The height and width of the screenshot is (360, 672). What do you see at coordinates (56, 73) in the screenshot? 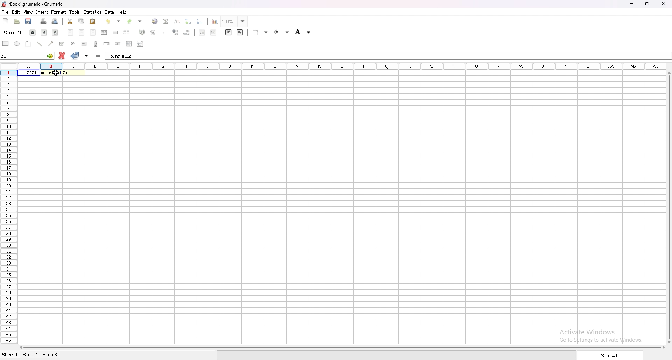
I see `cursor` at bounding box center [56, 73].